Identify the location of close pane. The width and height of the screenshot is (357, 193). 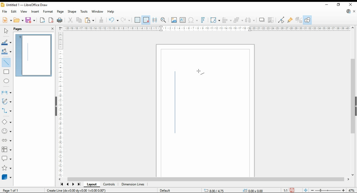
(52, 28).